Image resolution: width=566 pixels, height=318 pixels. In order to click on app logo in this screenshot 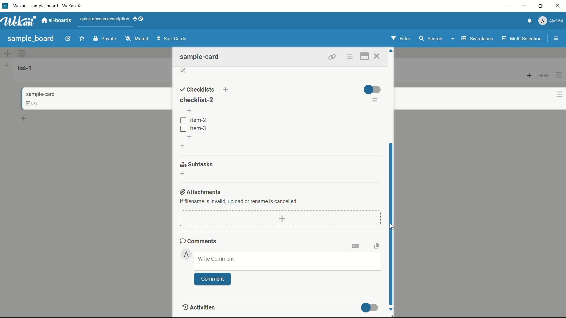, I will do `click(20, 21)`.